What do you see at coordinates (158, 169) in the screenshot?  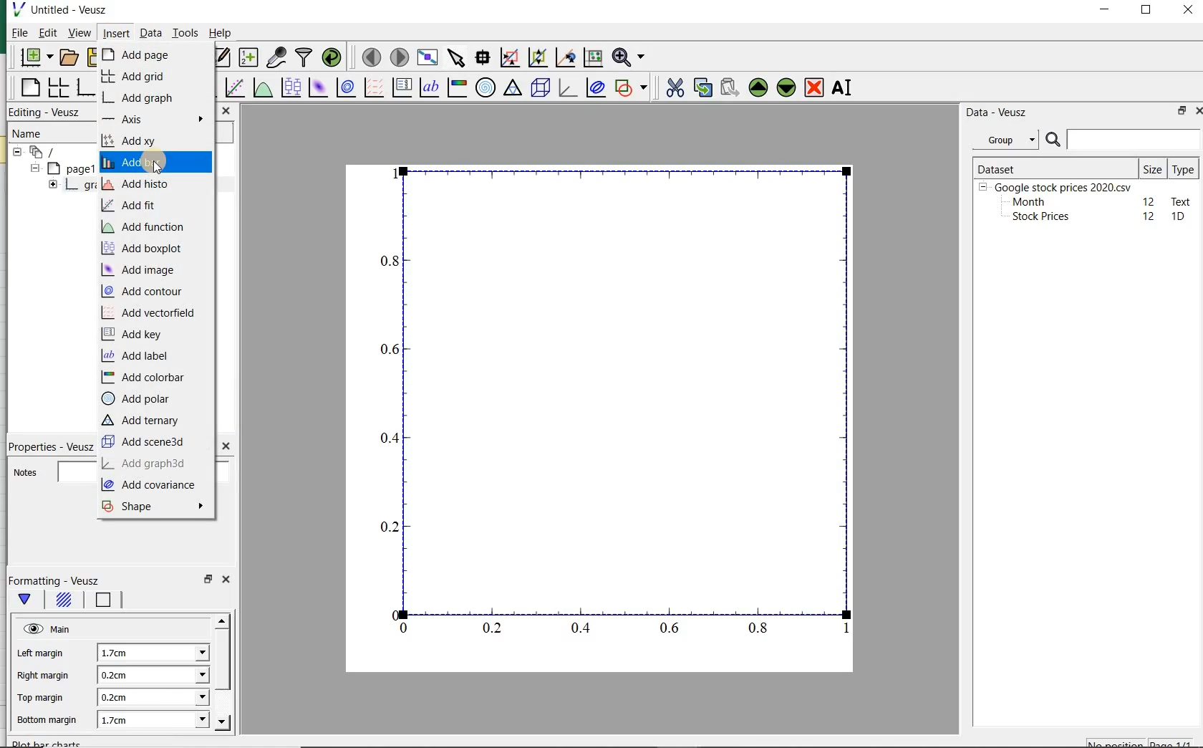 I see `cursor` at bounding box center [158, 169].